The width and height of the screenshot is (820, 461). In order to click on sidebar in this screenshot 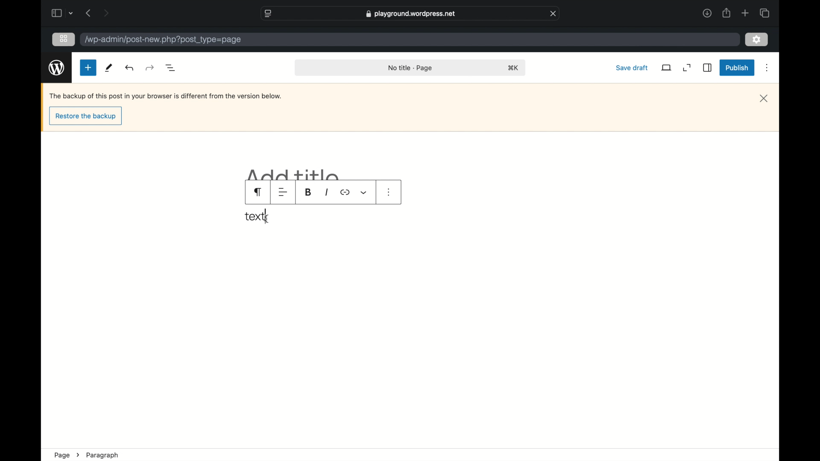, I will do `click(56, 13)`.